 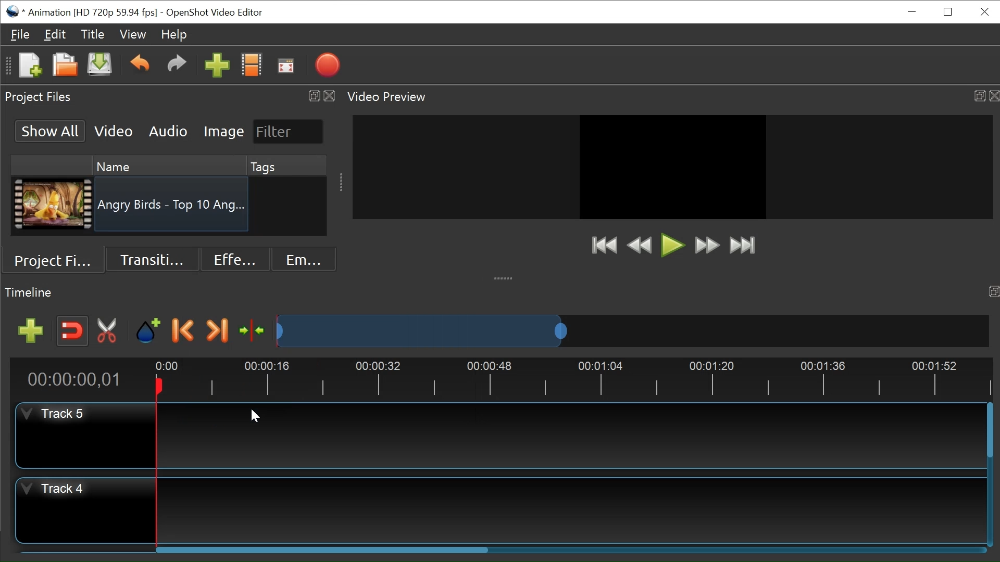 I want to click on Add Track, so click(x=31, y=331).